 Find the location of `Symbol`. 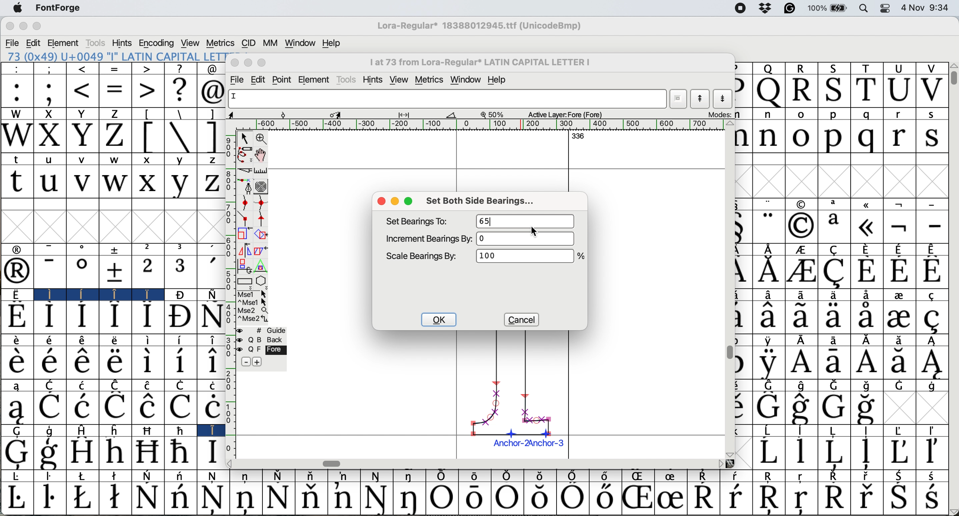

Symbol is located at coordinates (411, 499).